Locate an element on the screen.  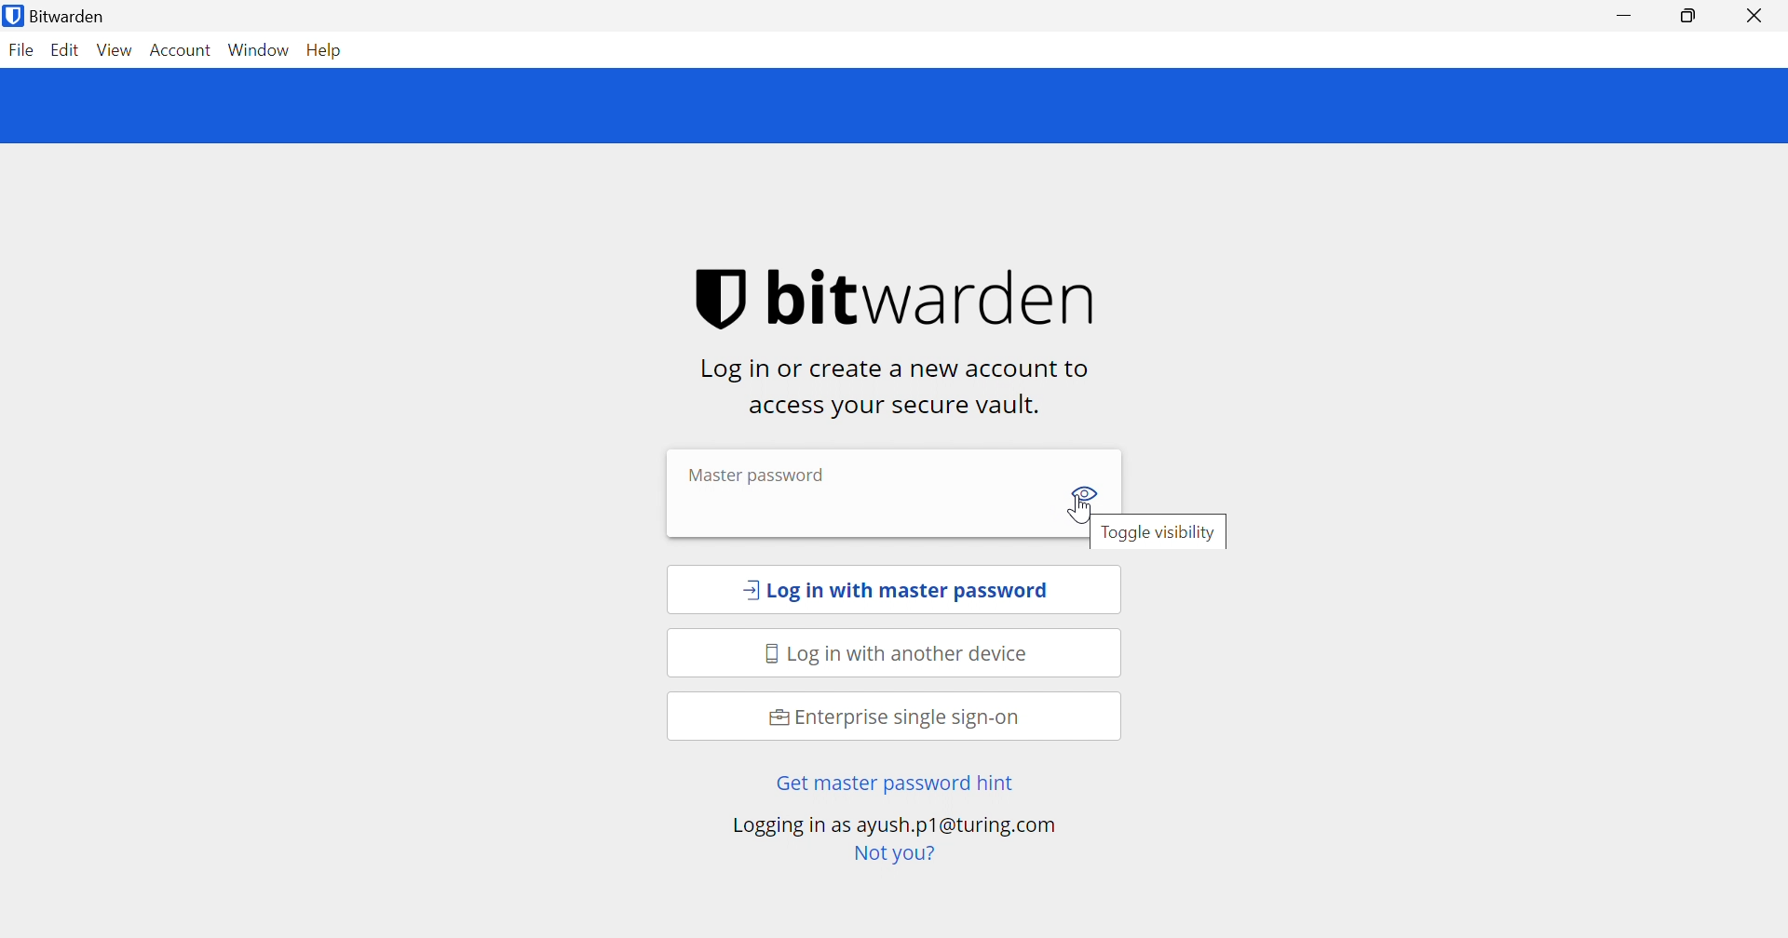
Enterprise single sign-on is located at coordinates (895, 718).